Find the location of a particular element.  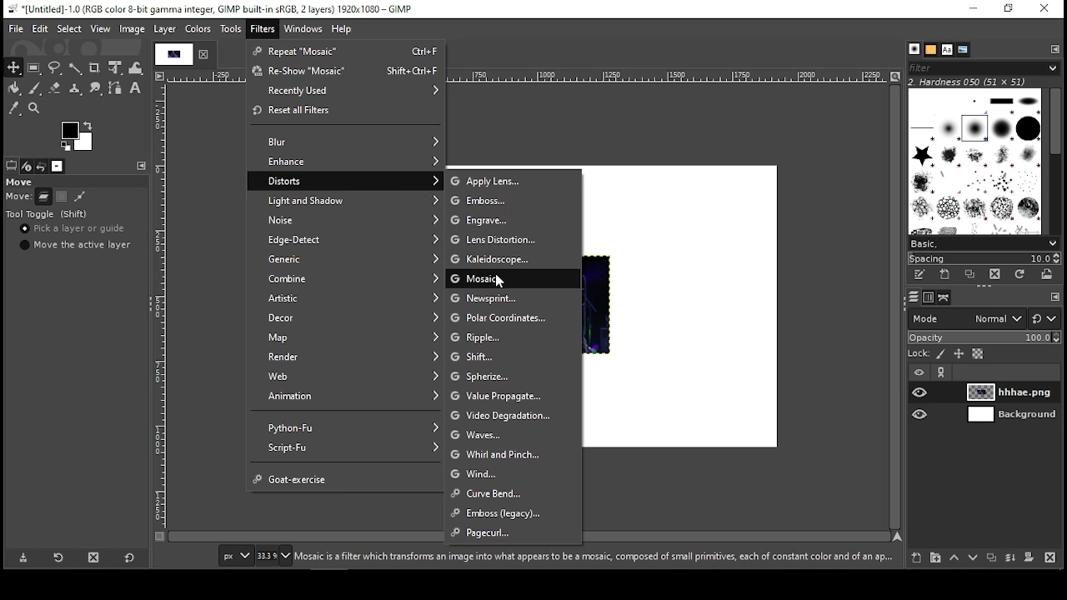

opacity is located at coordinates (984, 337).